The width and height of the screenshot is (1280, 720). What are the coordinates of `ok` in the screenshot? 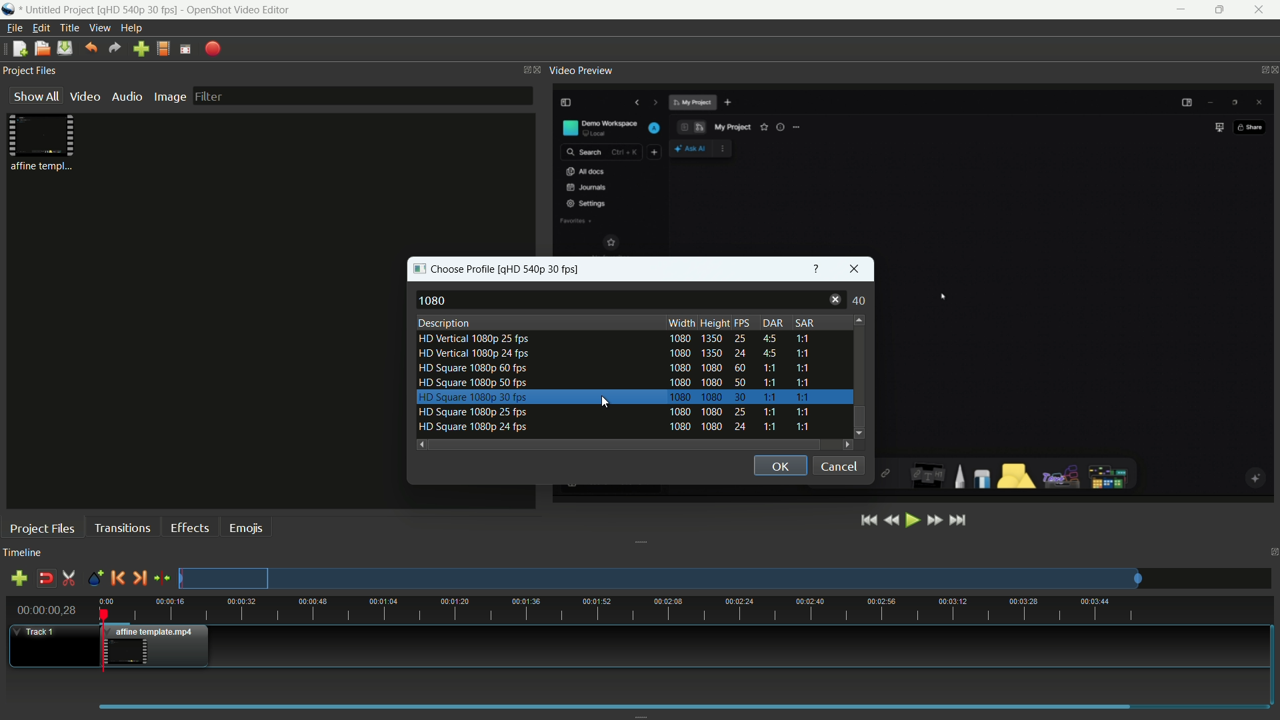 It's located at (779, 466).